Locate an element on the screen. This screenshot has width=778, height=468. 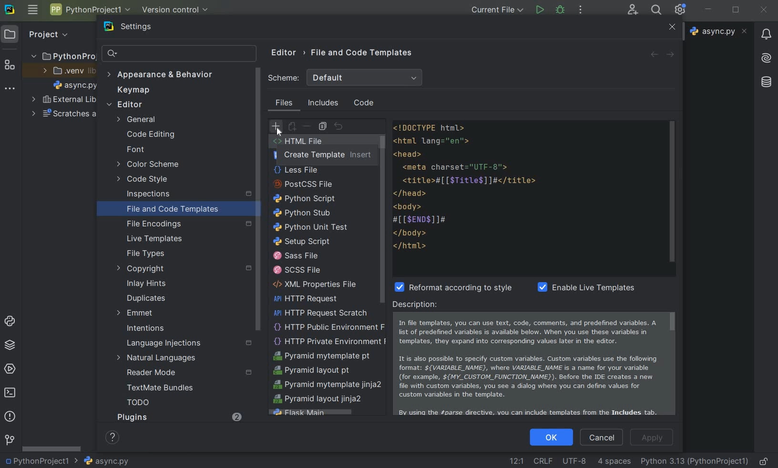
description is located at coordinates (536, 358).